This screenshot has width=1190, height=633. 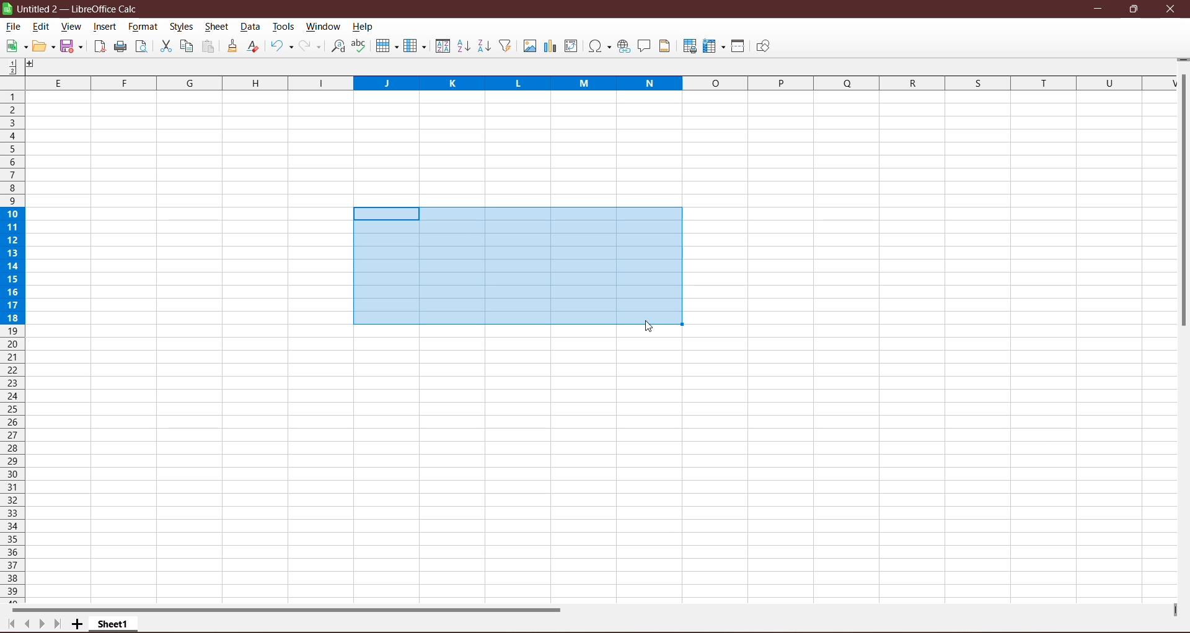 I want to click on Columns, so click(x=415, y=46).